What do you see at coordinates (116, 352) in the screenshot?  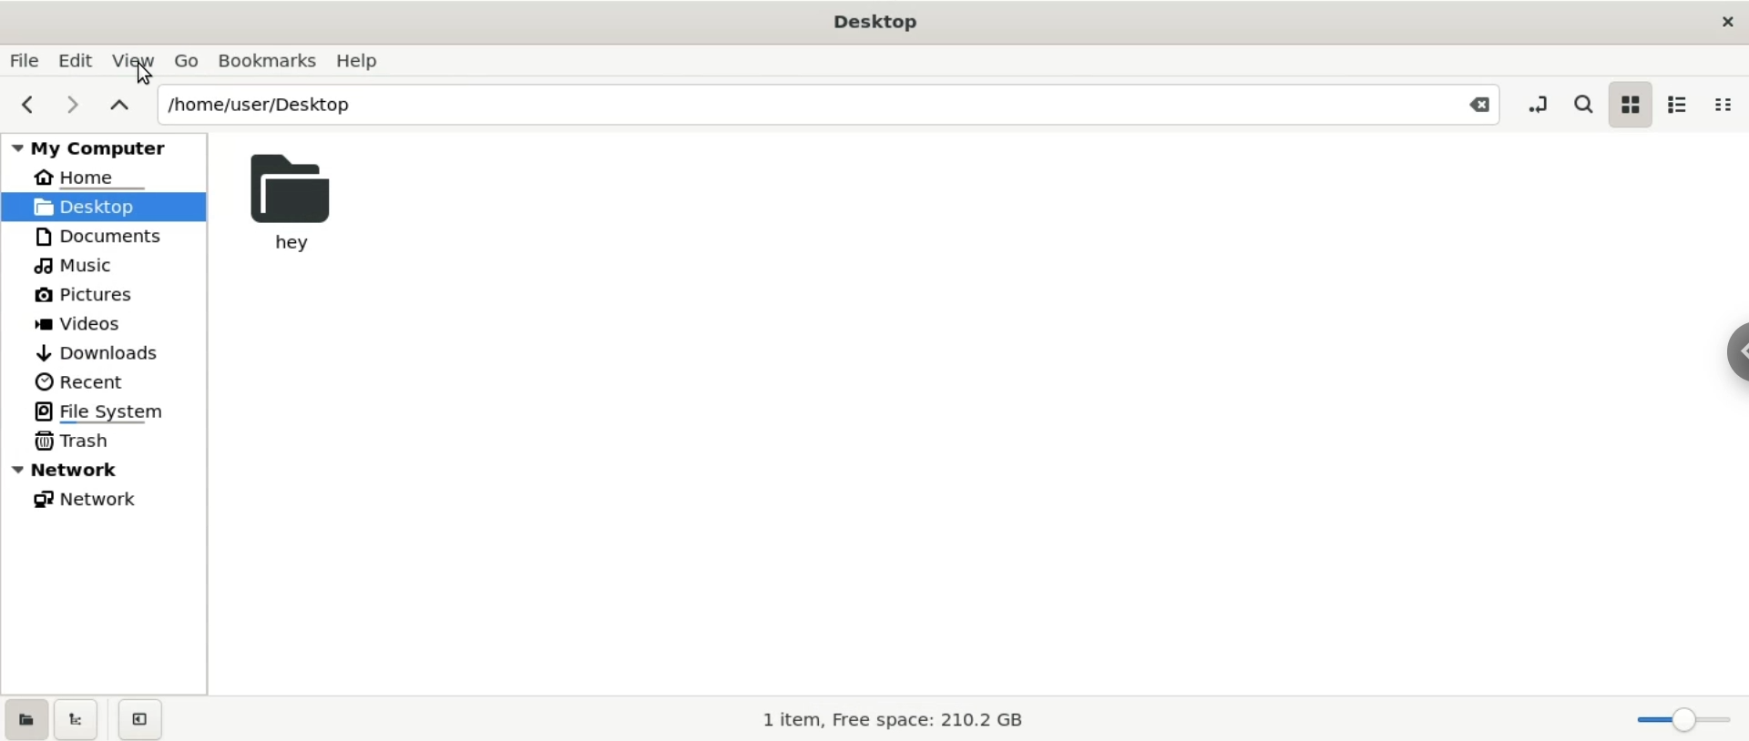 I see `Downloads` at bounding box center [116, 352].